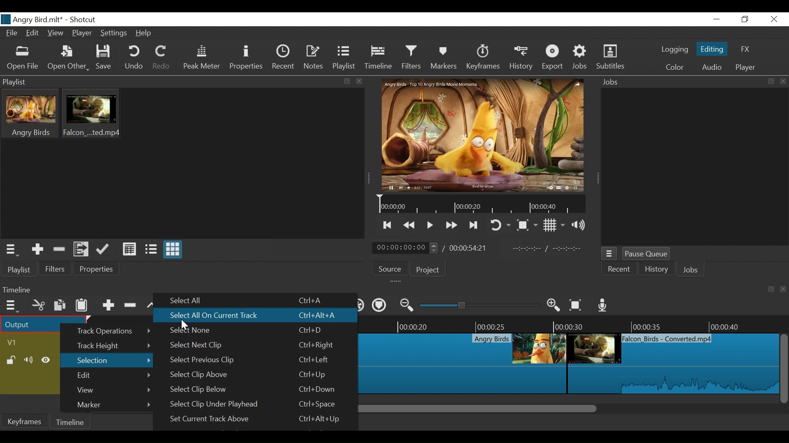 The image size is (789, 443). Describe the element at coordinates (56, 33) in the screenshot. I see `View` at that location.